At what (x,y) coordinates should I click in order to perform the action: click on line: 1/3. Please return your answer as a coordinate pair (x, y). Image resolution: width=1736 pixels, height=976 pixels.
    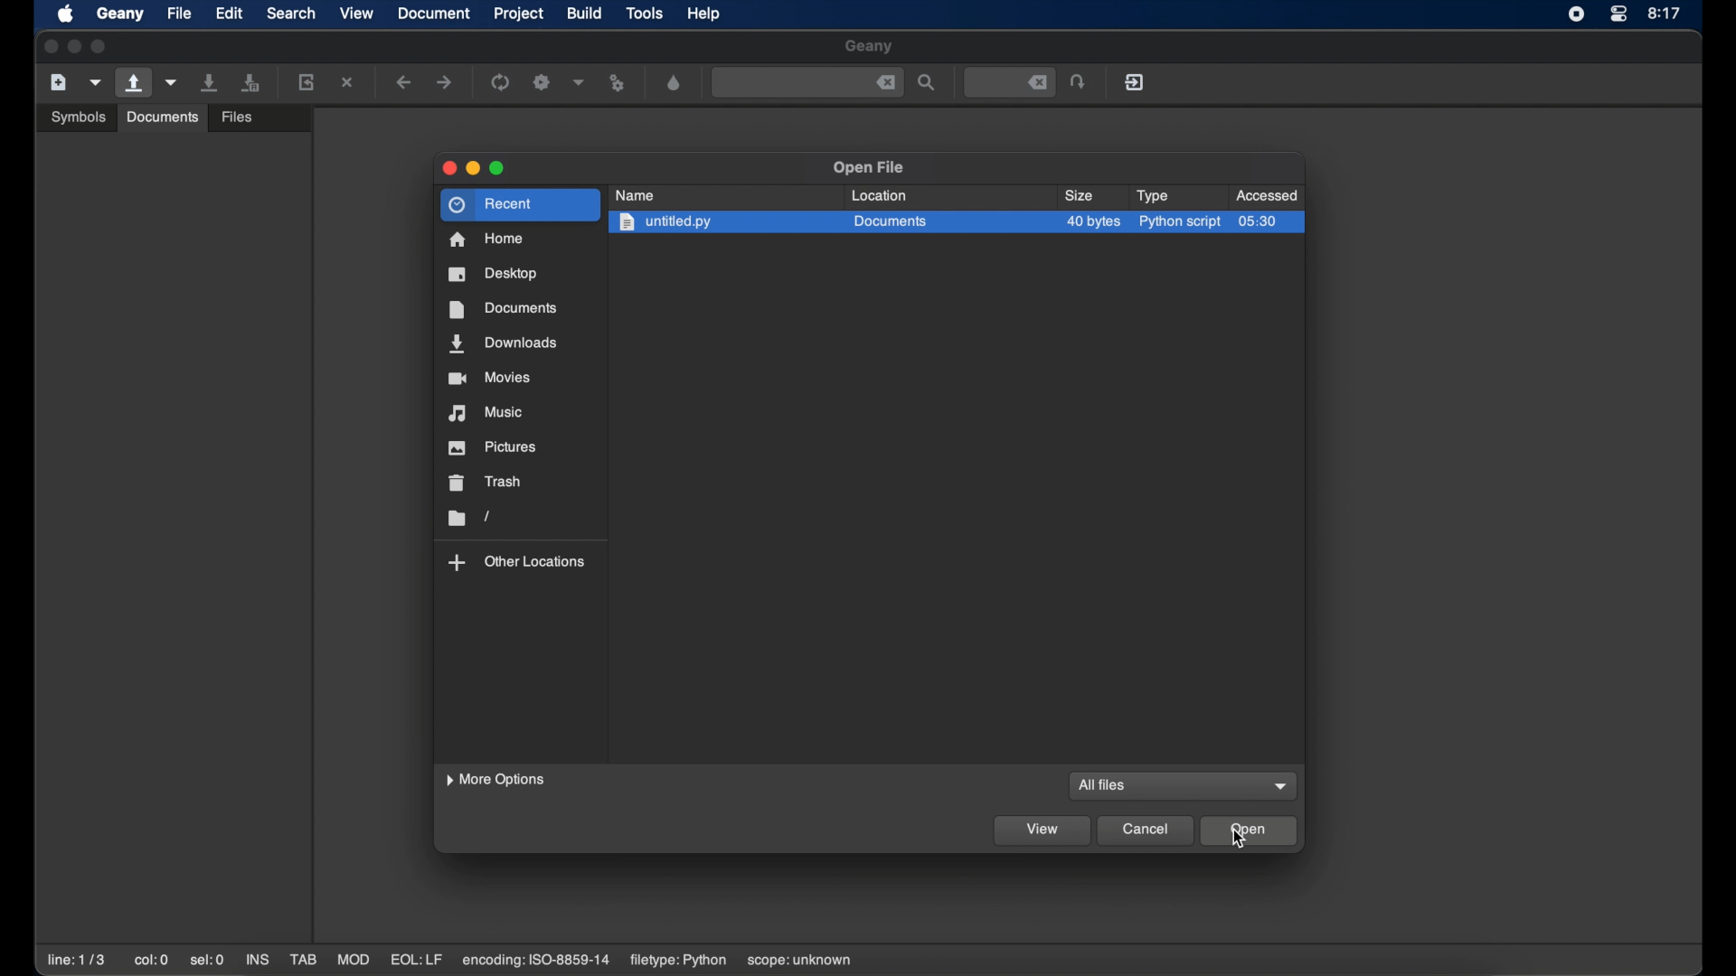
    Looking at the image, I should click on (76, 960).